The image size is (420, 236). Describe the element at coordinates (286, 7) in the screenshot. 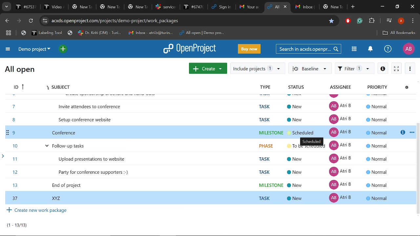

I see `close curretn tab` at that location.